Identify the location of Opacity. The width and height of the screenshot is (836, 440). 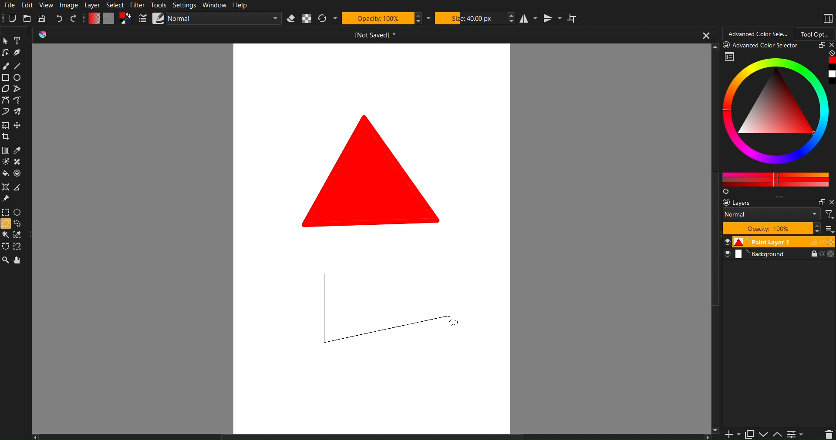
(378, 19).